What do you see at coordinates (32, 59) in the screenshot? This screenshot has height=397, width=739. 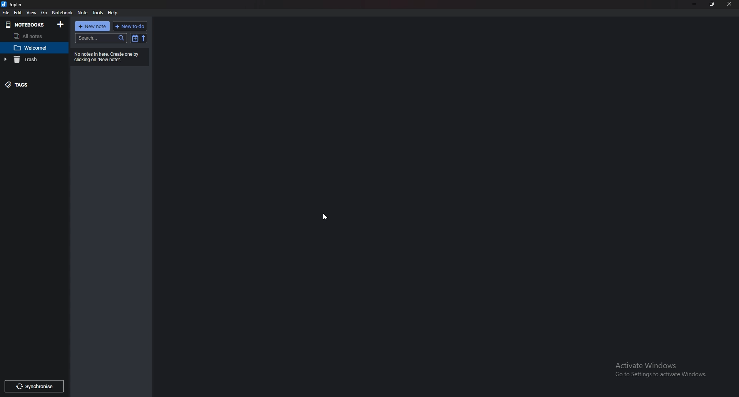 I see `trash` at bounding box center [32, 59].